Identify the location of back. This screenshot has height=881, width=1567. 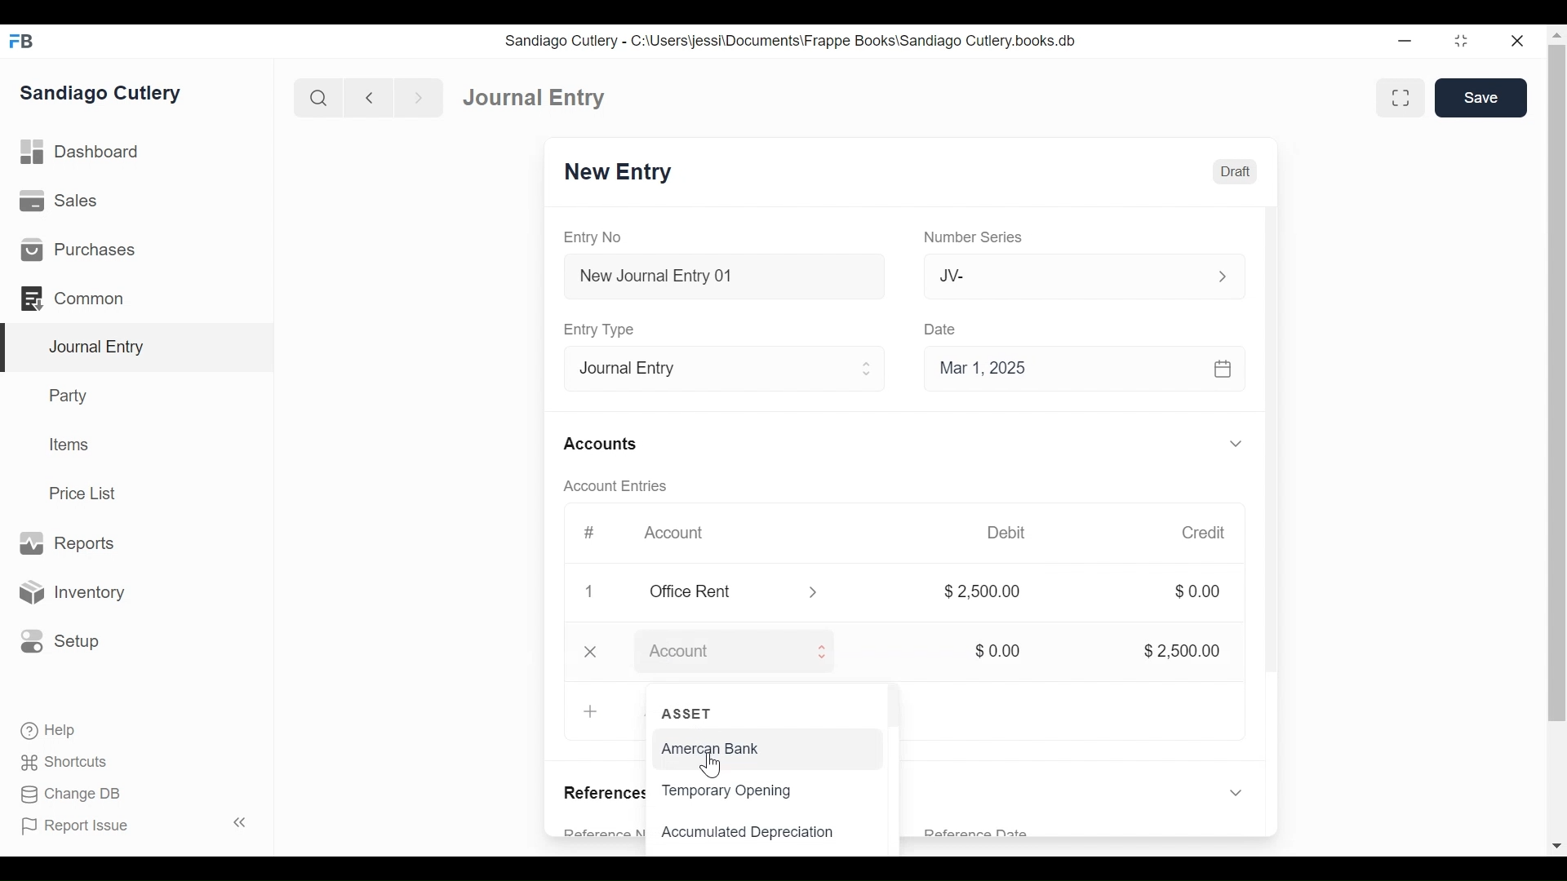
(369, 96).